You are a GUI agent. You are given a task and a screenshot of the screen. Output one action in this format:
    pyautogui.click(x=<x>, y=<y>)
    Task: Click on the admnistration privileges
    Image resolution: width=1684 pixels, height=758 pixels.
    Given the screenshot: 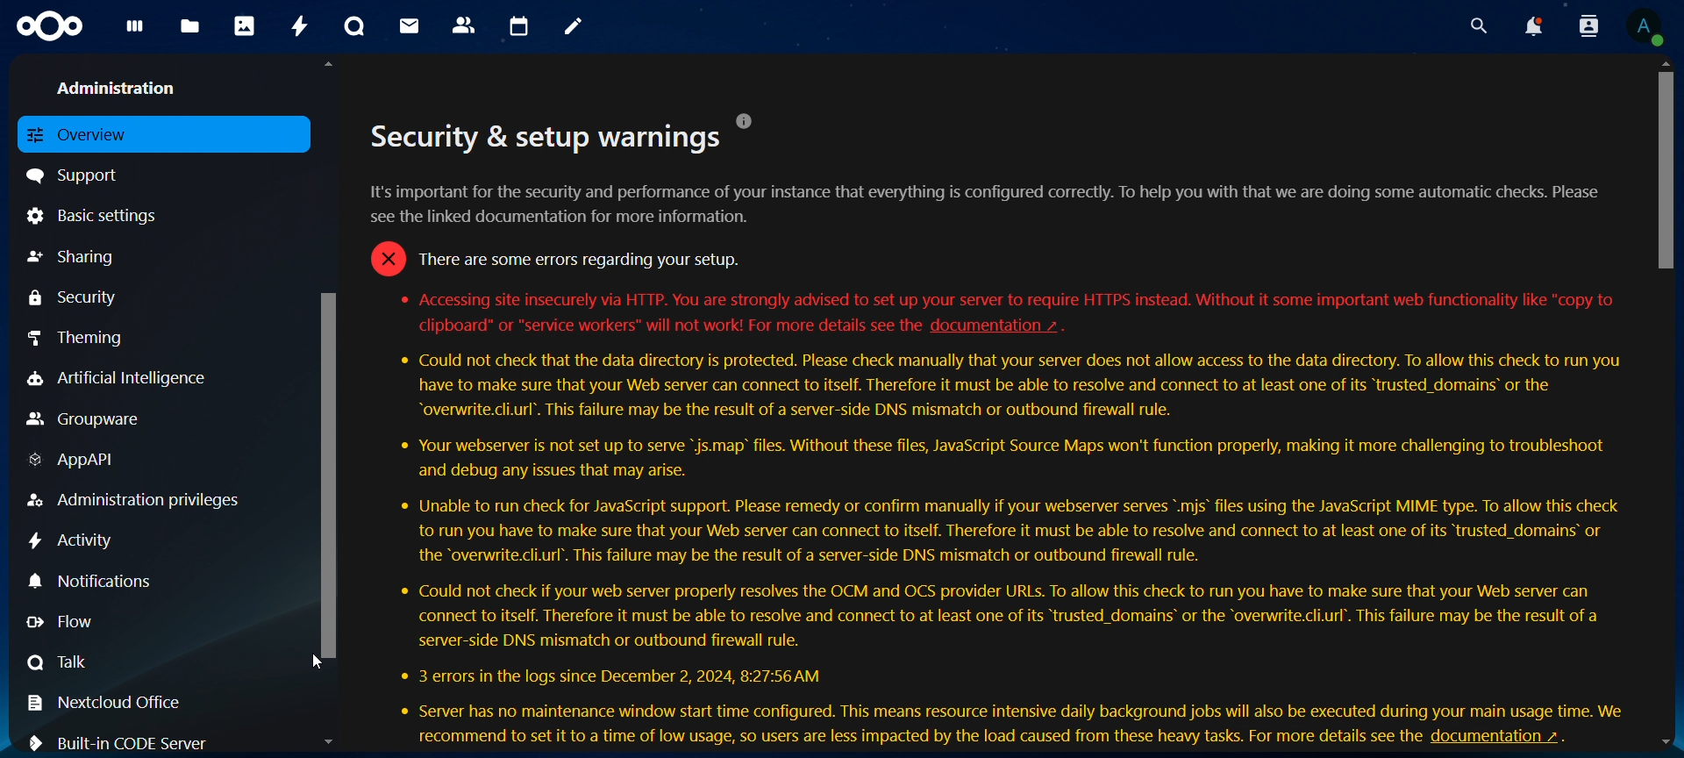 What is the action you would take?
    pyautogui.click(x=136, y=500)
    